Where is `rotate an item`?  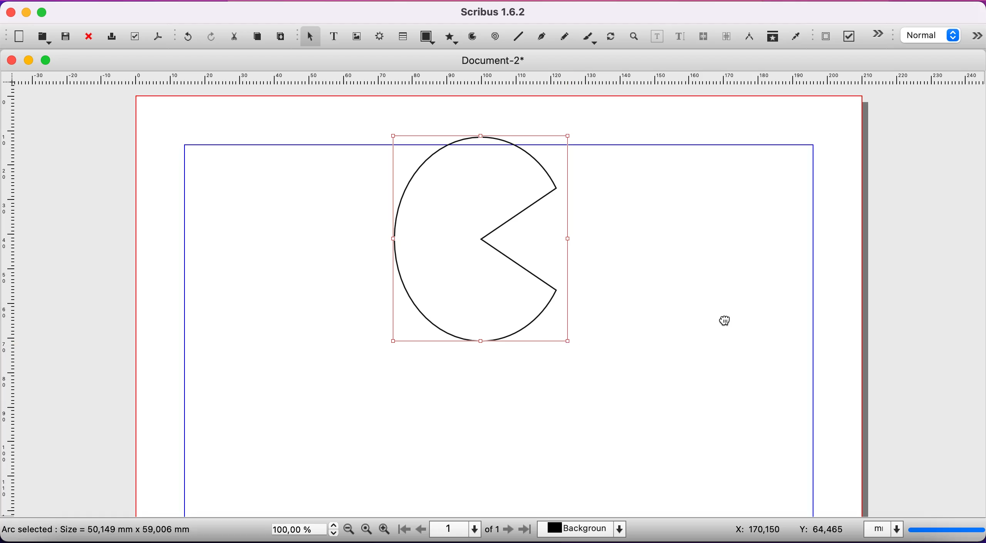 rotate an item is located at coordinates (611, 38).